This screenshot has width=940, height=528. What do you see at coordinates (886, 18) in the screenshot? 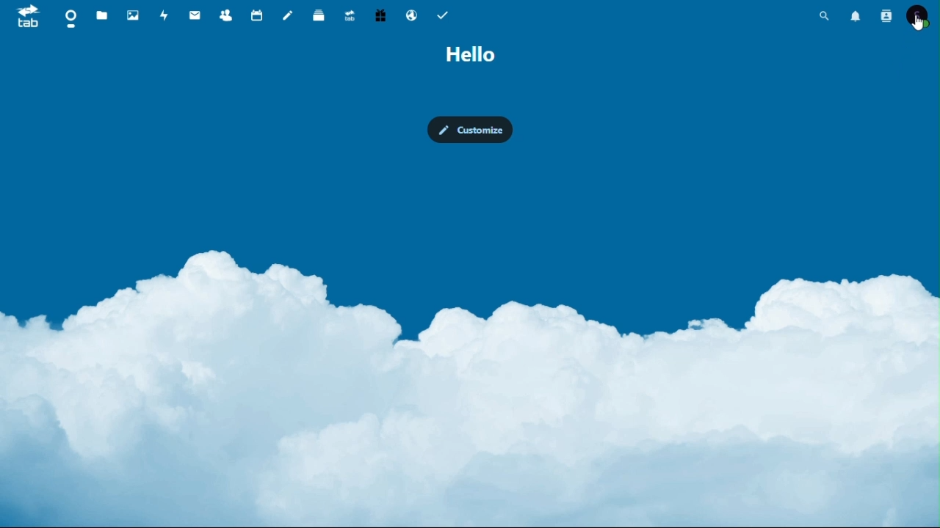
I see `Contacts` at bounding box center [886, 18].